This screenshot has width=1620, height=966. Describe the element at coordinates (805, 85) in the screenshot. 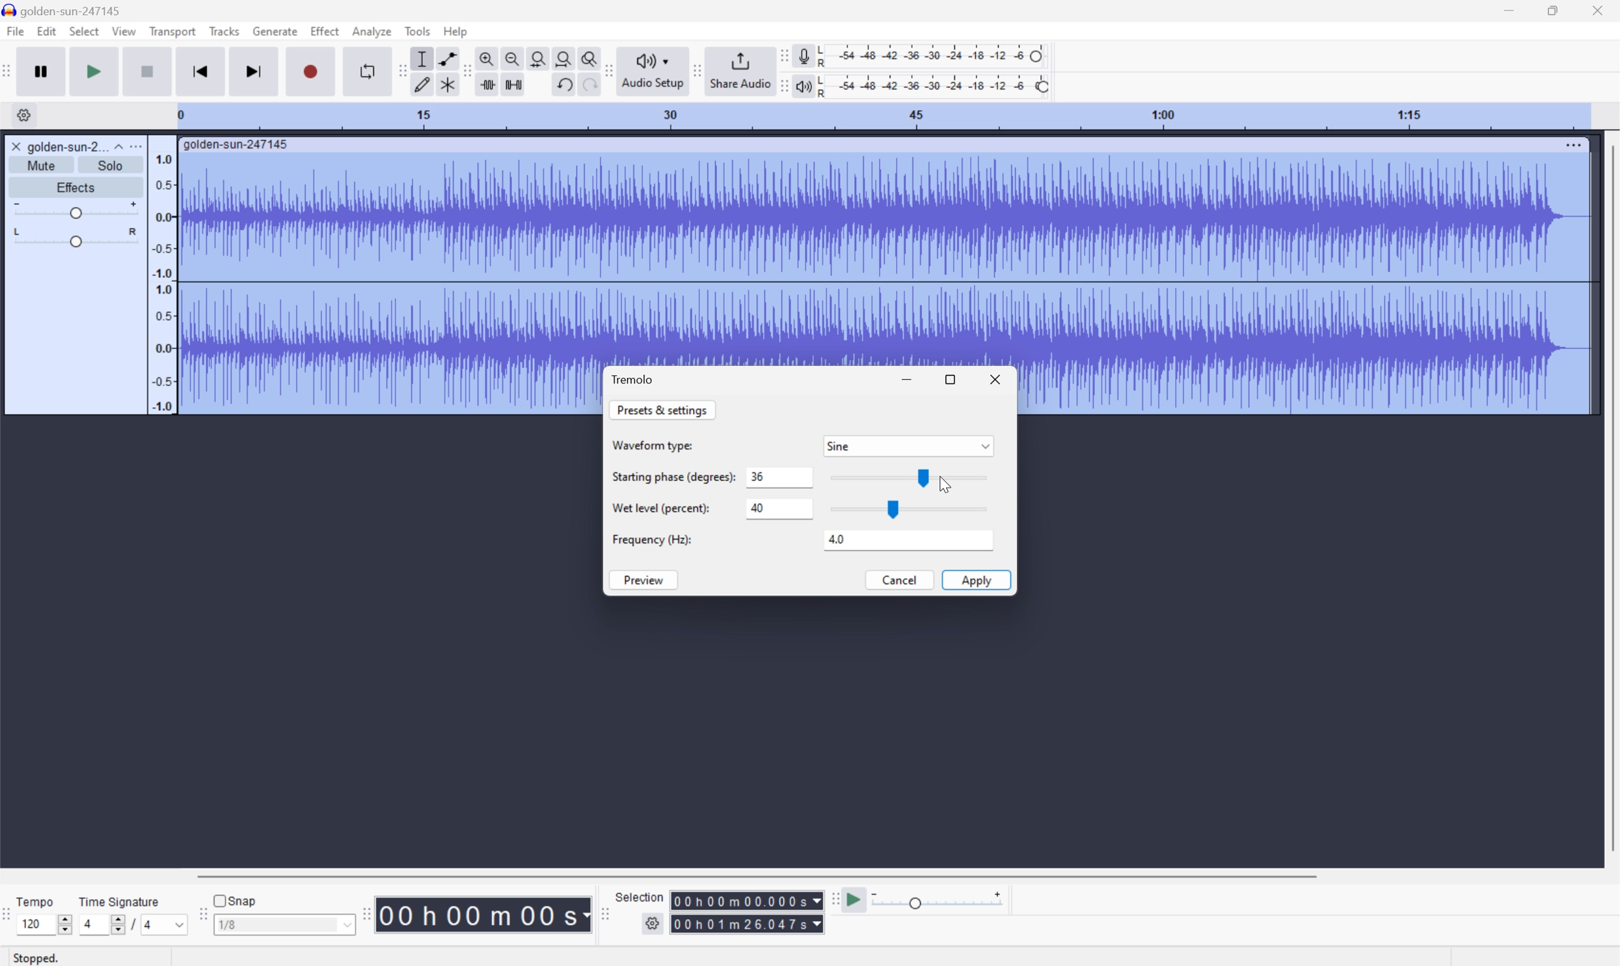

I see `Playback meter` at that location.